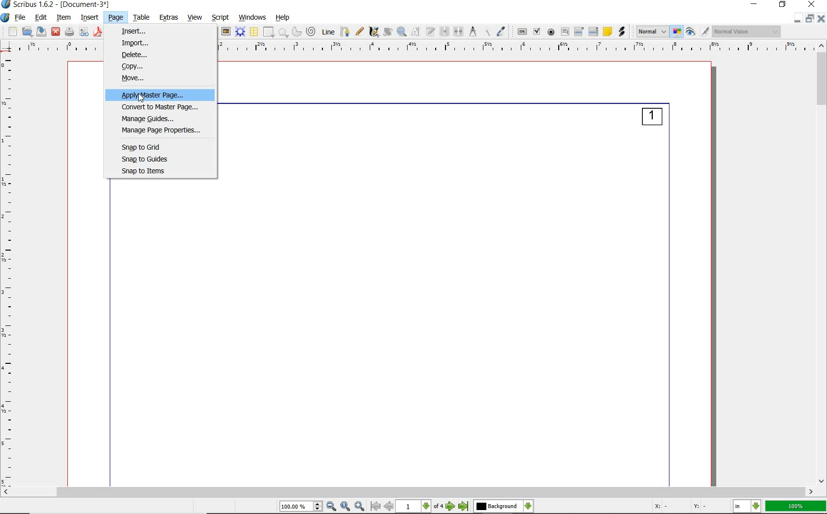 The width and height of the screenshot is (827, 514). I want to click on calligraphic line, so click(374, 32).